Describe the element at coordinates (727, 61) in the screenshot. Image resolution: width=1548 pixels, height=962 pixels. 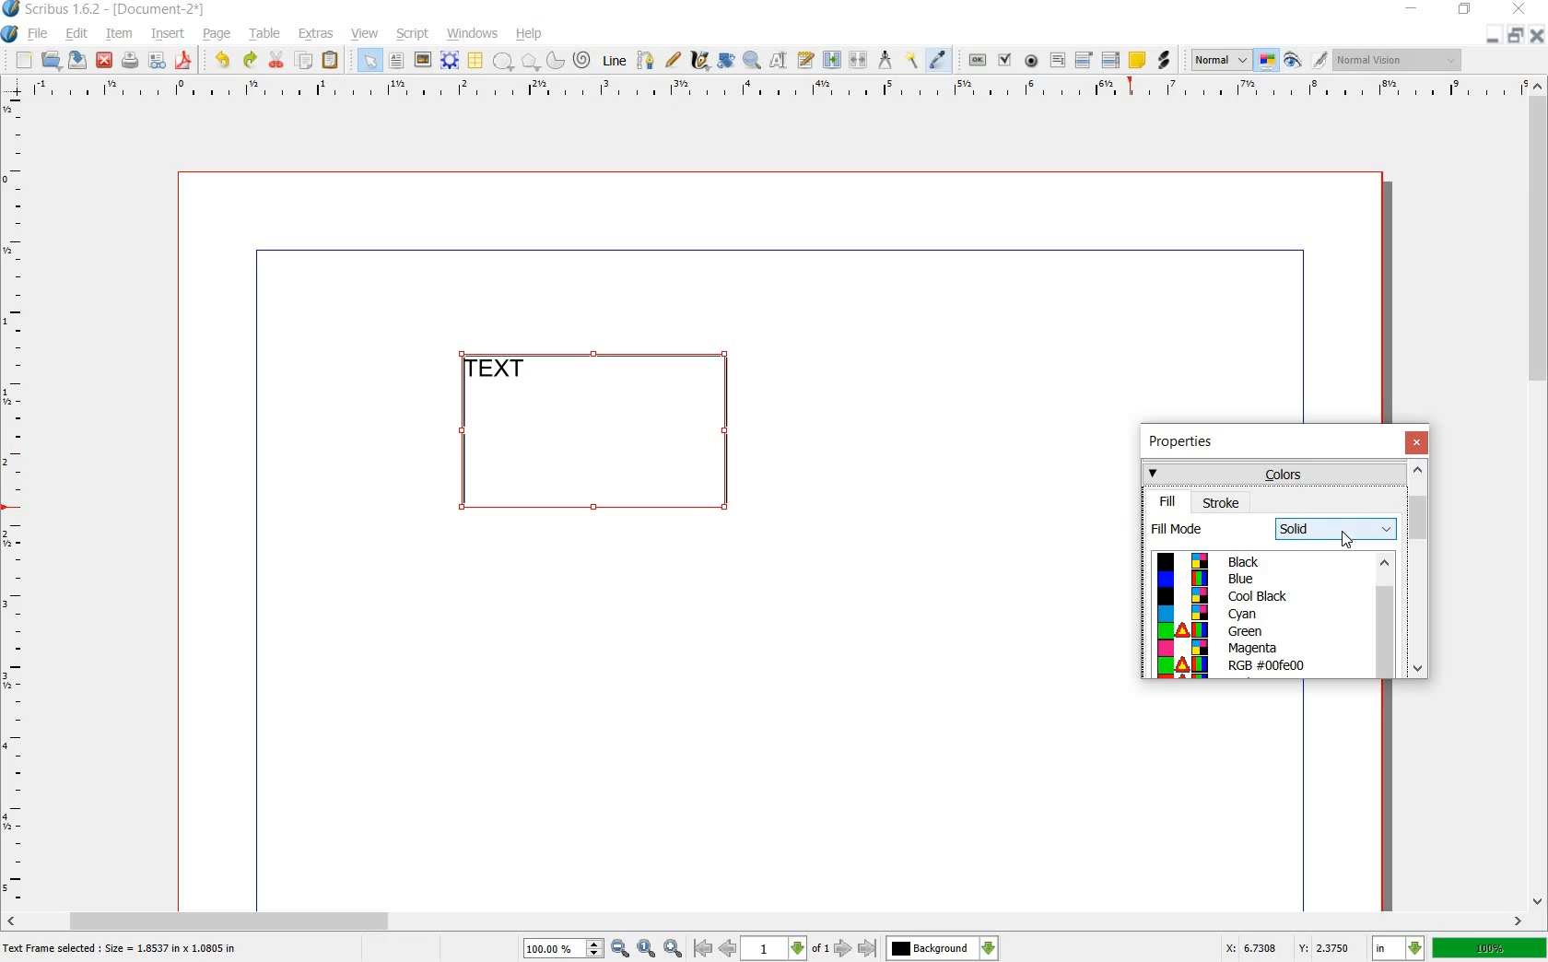
I see `rotate item` at that location.